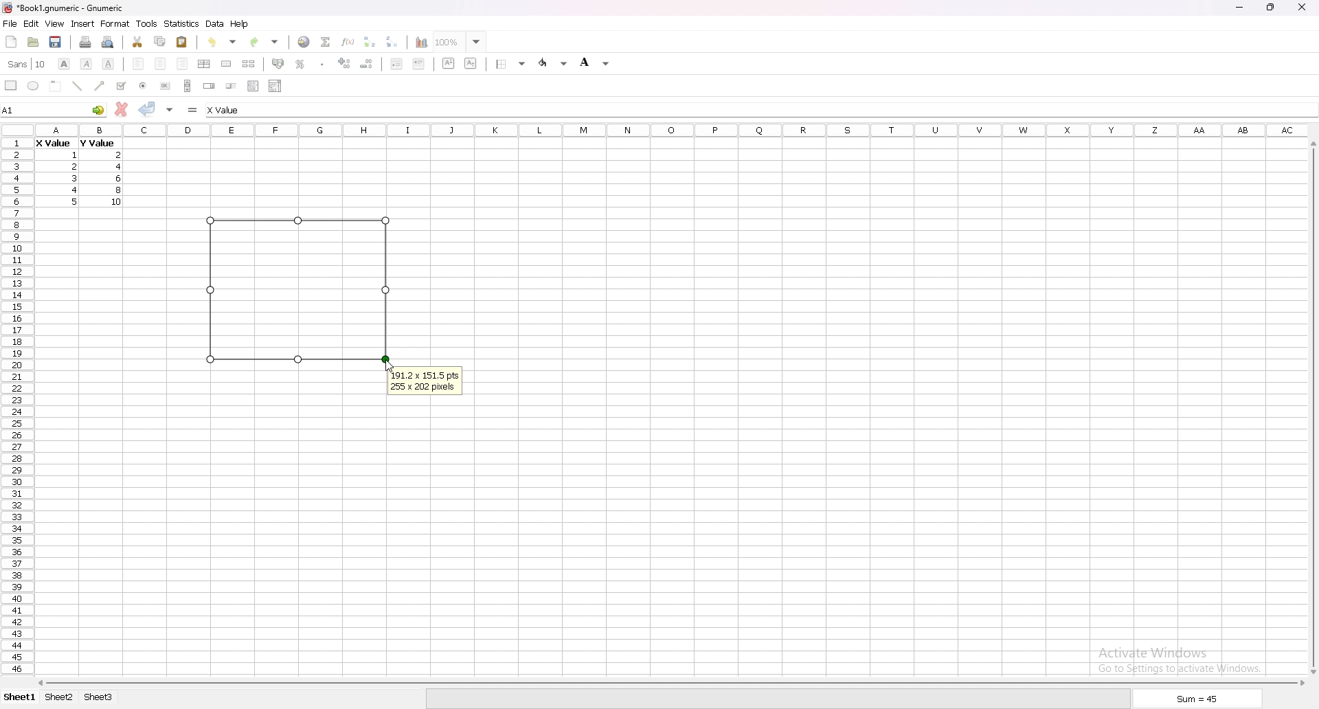 This screenshot has width=1319, height=709. I want to click on left align, so click(138, 63).